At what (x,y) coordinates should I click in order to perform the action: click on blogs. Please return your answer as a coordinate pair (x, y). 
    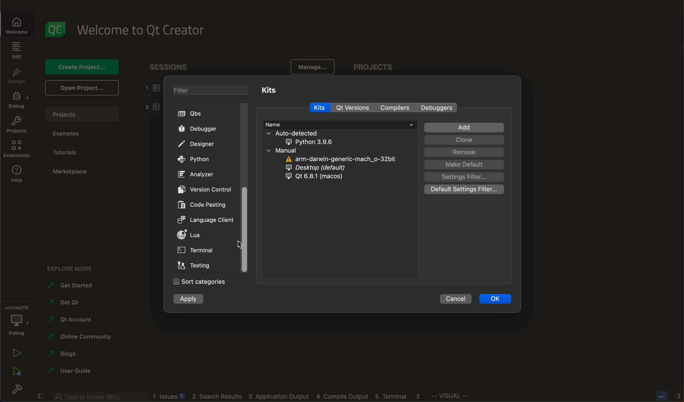
    Looking at the image, I should click on (69, 353).